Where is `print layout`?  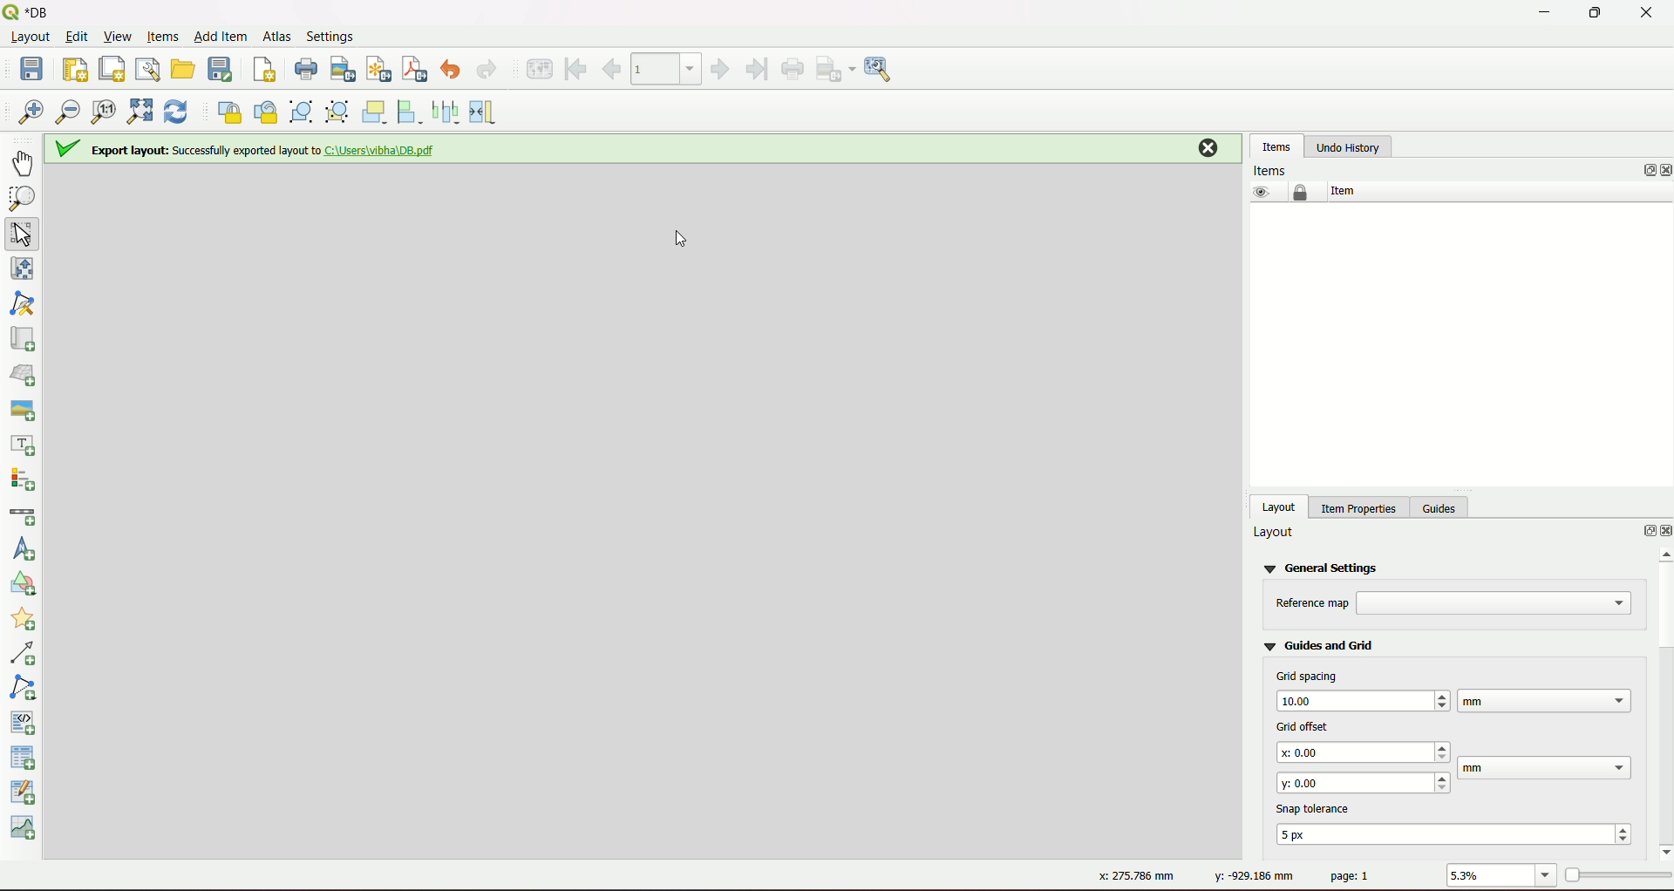
print layout is located at coordinates (304, 71).